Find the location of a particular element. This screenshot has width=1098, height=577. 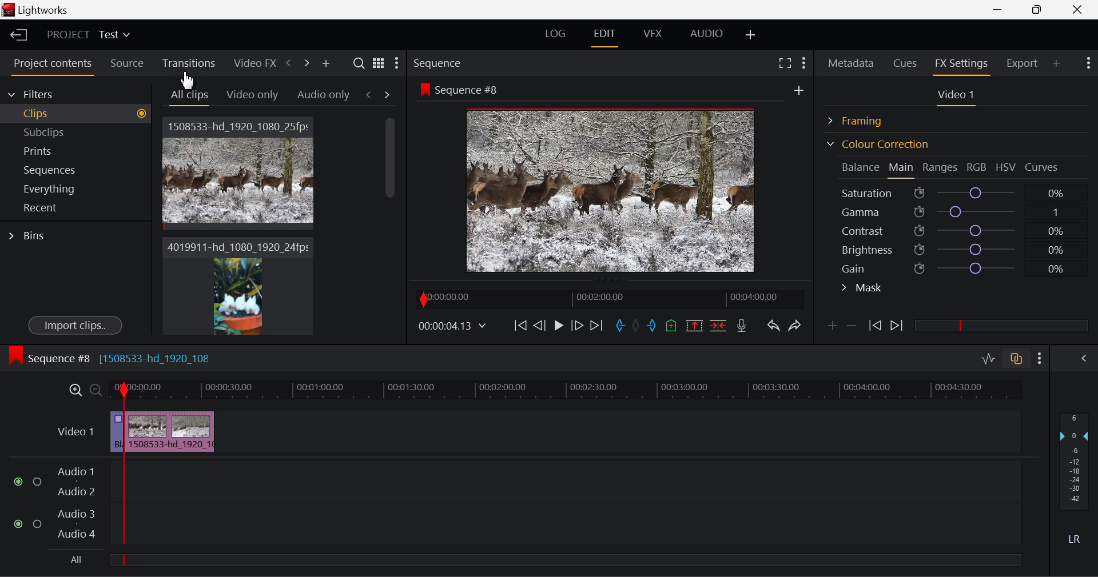

This week Tab is located at coordinates (323, 95).